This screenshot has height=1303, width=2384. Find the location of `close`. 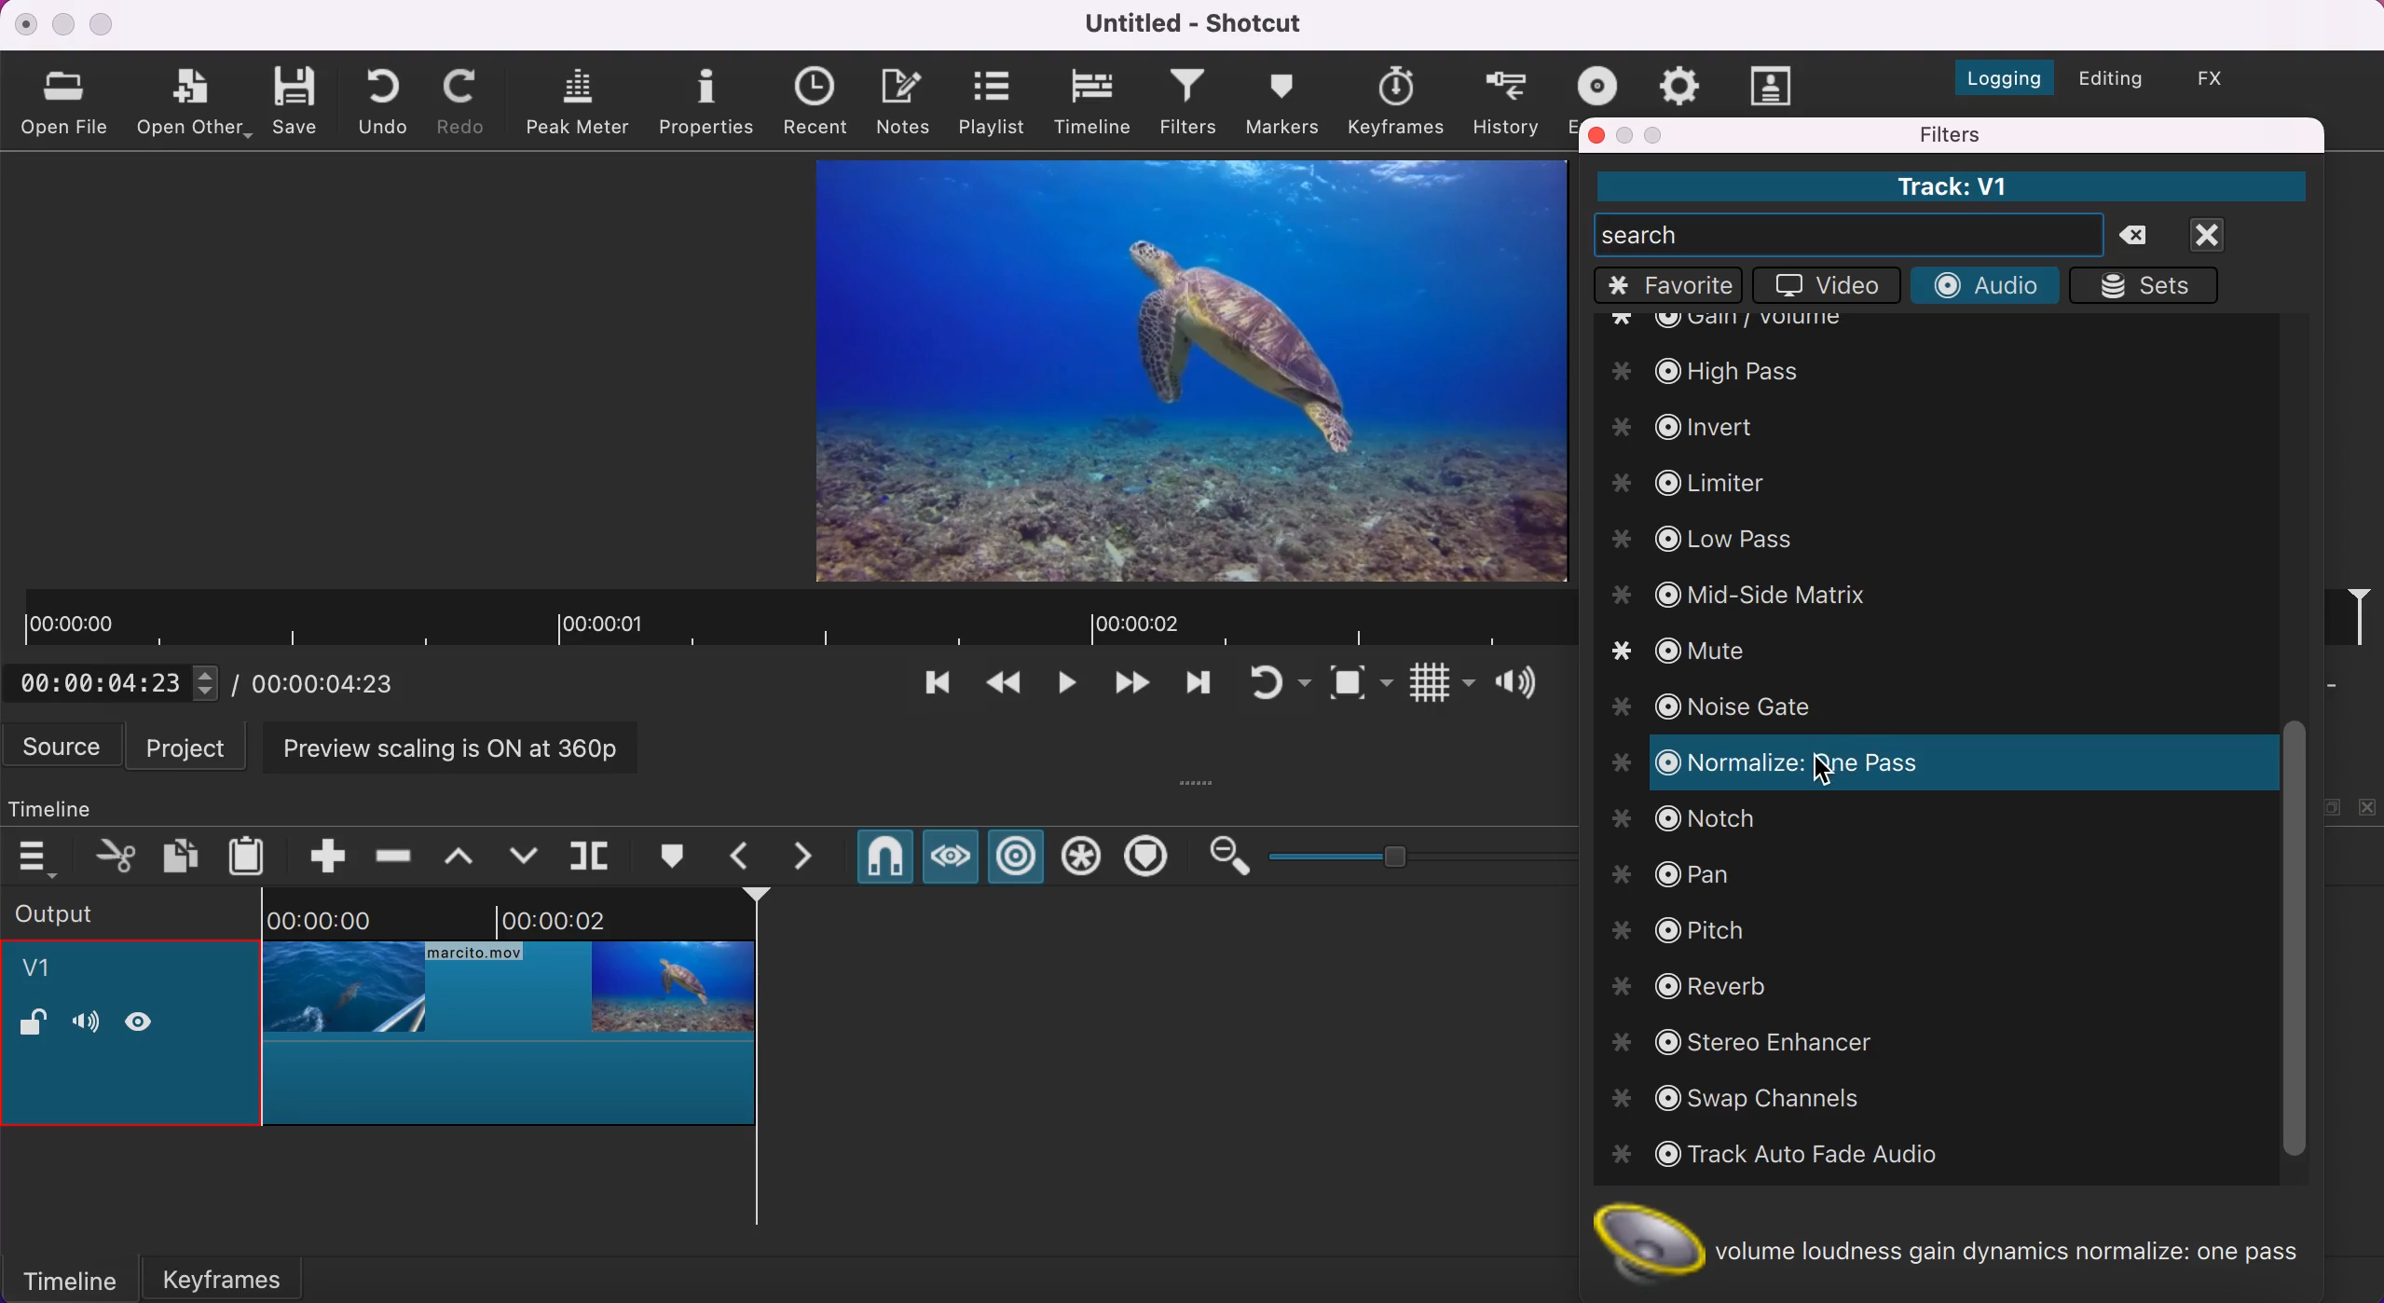

close is located at coordinates (2229, 235).